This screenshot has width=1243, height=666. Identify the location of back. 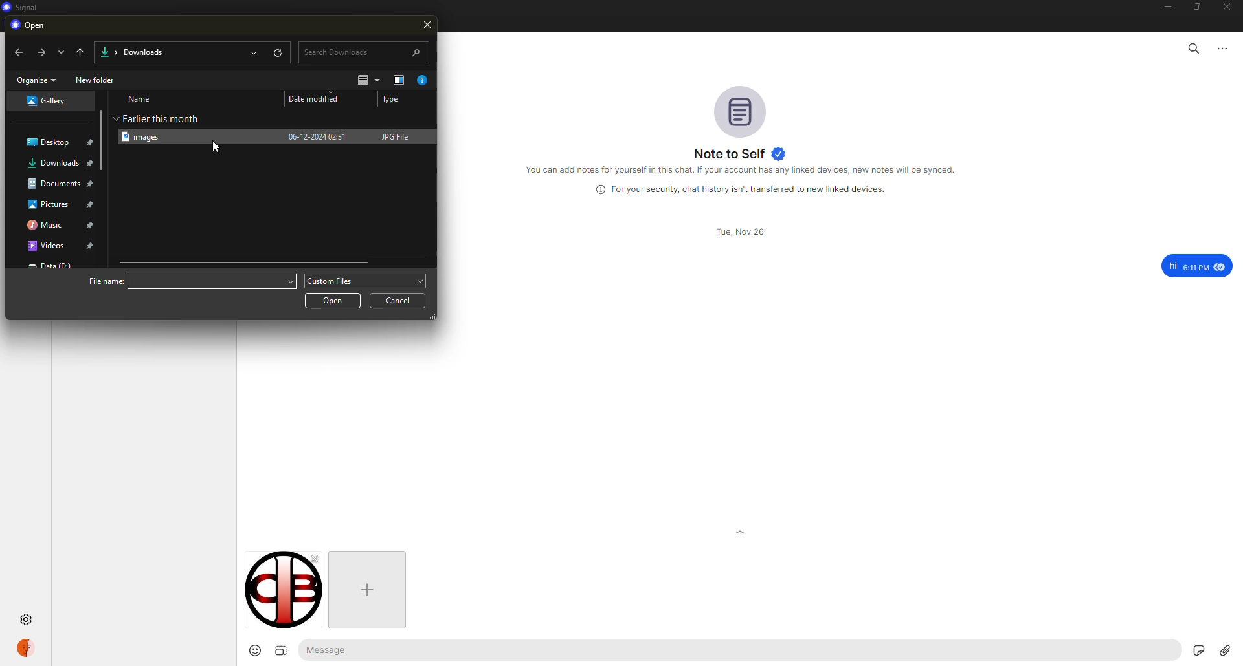
(19, 53).